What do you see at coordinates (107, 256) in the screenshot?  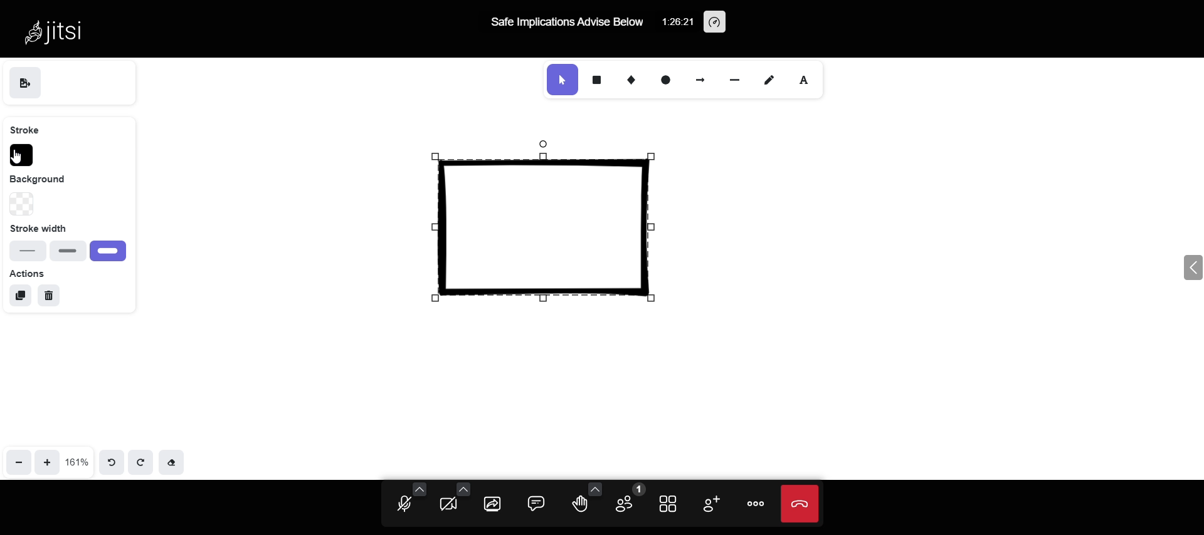 I see `extra bold` at bounding box center [107, 256].